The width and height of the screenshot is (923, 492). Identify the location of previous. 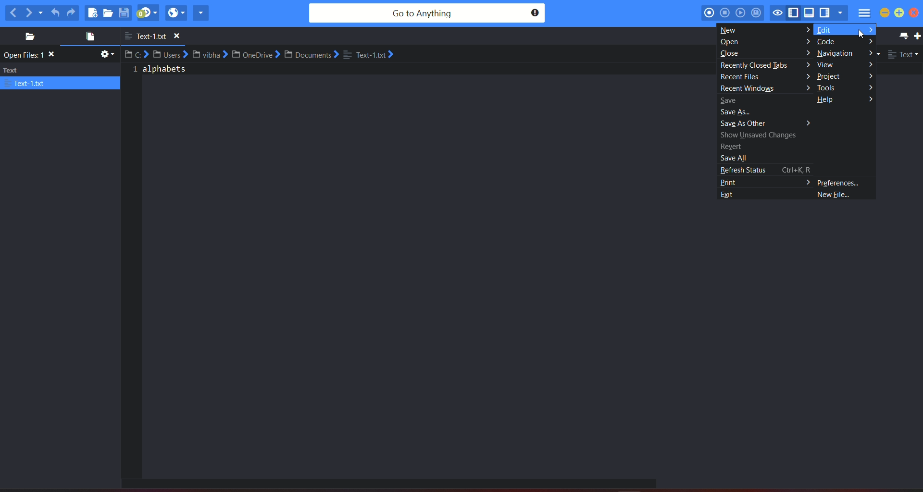
(12, 12).